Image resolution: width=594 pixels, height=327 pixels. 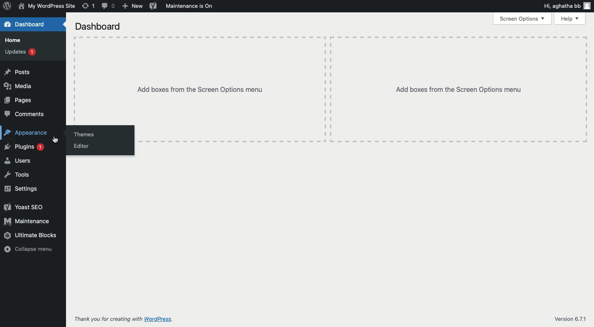 I want to click on Editor, so click(x=82, y=146).